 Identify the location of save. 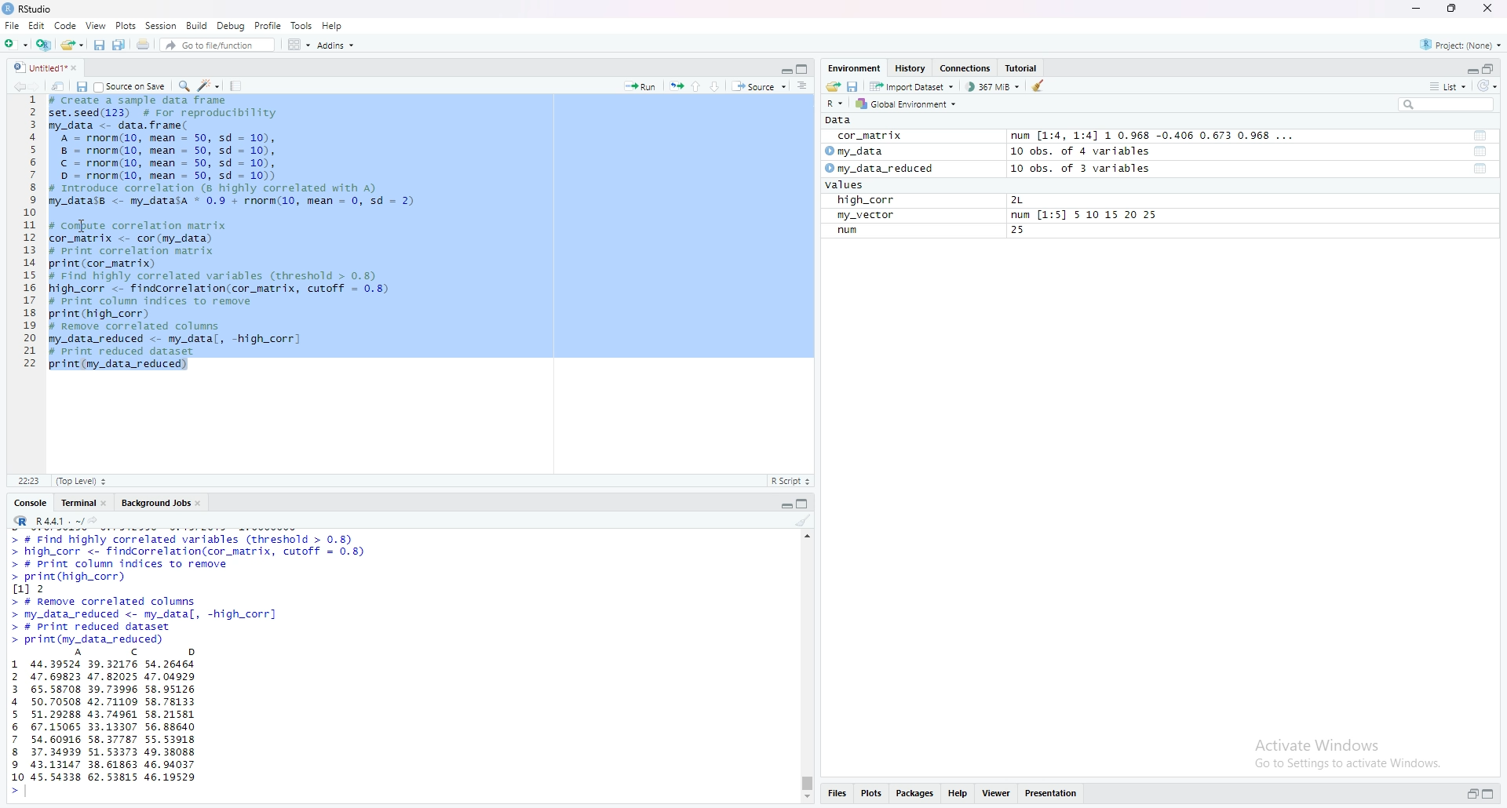
(100, 45).